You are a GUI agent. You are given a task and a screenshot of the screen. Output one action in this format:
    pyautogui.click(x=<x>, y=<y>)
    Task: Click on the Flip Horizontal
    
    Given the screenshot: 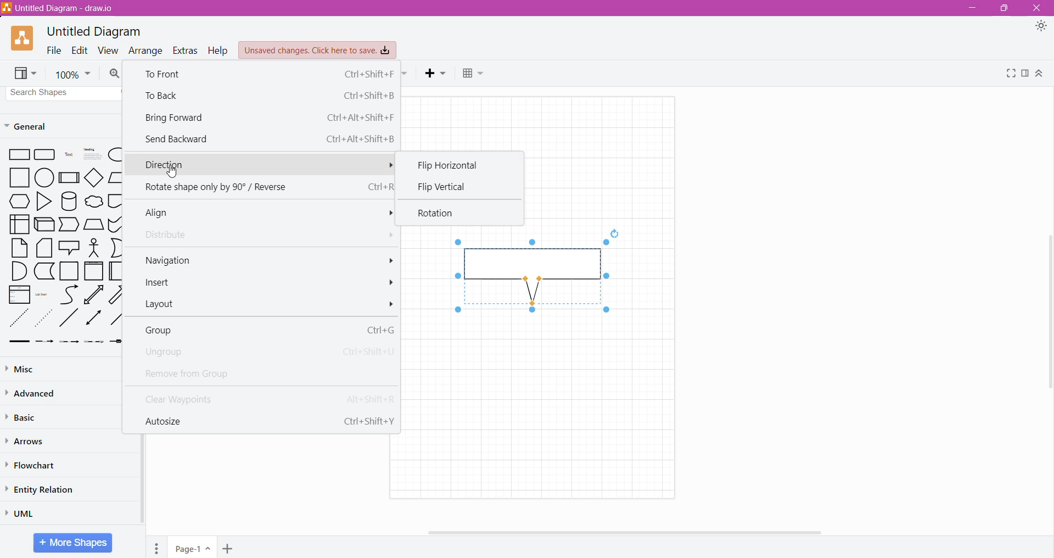 What is the action you would take?
    pyautogui.click(x=456, y=165)
    